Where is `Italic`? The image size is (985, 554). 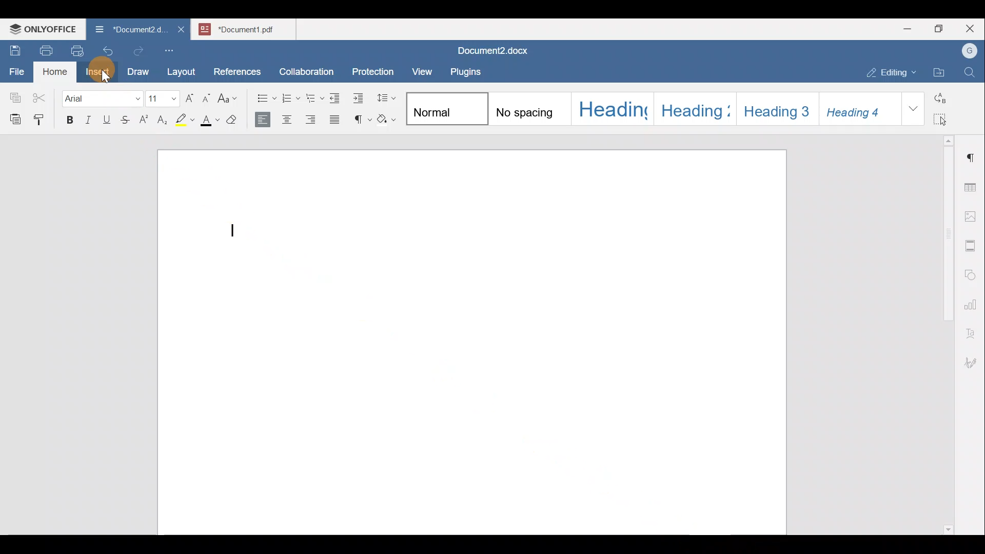
Italic is located at coordinates (87, 120).